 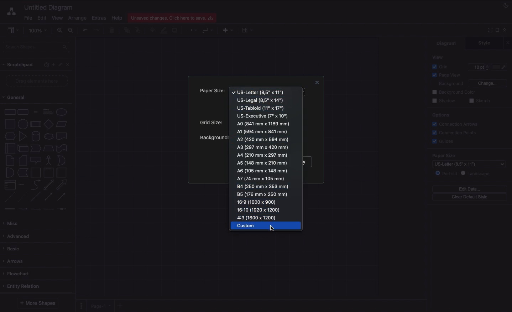 I want to click on Edit, so click(x=41, y=18).